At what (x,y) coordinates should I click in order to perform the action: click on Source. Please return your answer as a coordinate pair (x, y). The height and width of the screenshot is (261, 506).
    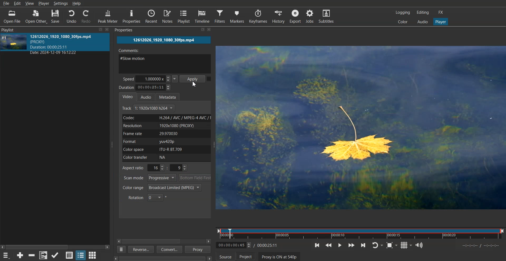
    Looking at the image, I should click on (225, 256).